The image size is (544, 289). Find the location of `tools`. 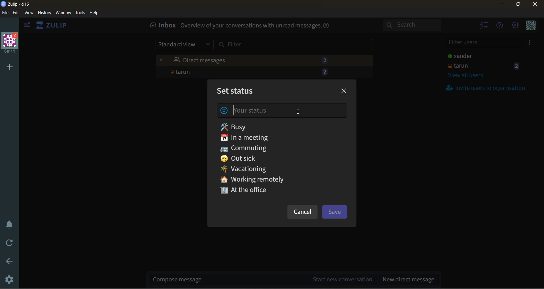

tools is located at coordinates (81, 13).